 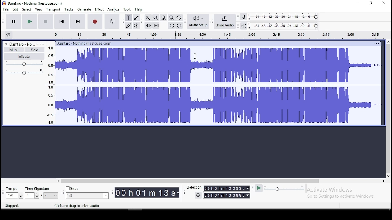 I want to click on menu, so click(x=51, y=195).